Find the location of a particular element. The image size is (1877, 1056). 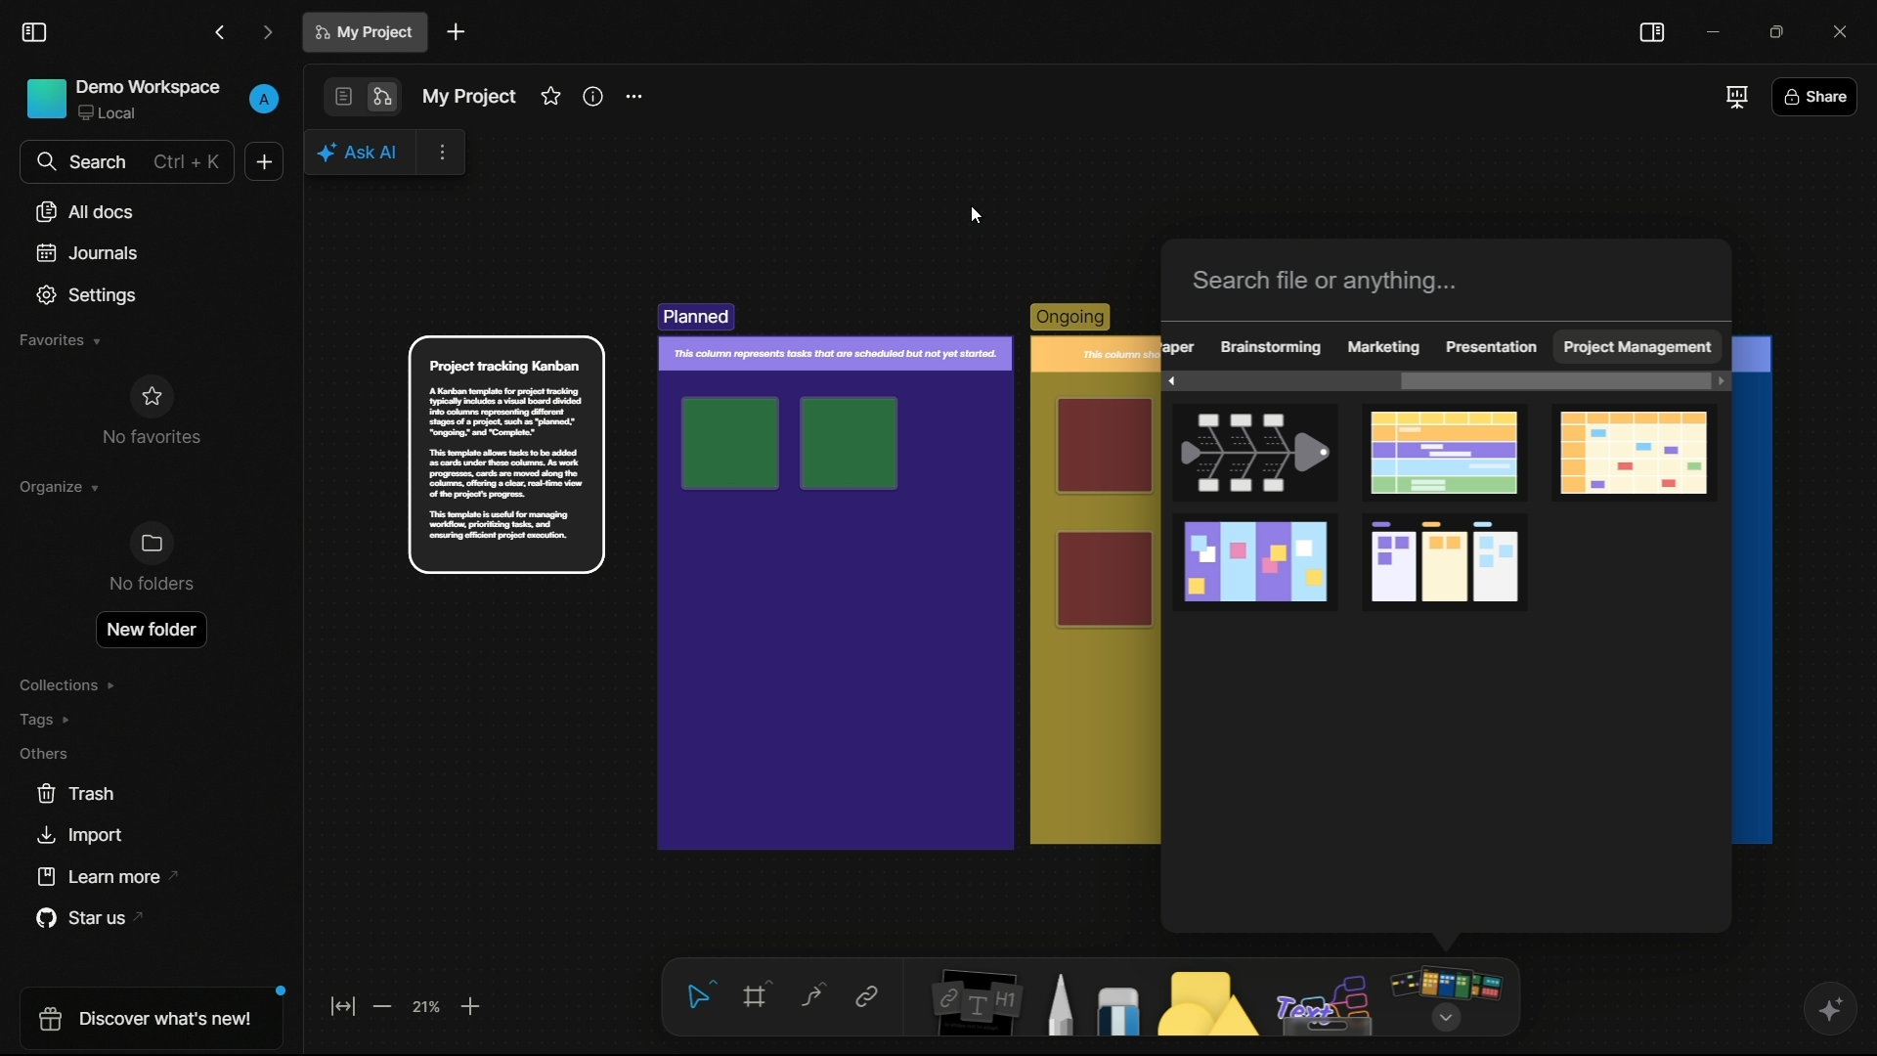

fishbone template is located at coordinates (1251, 456).